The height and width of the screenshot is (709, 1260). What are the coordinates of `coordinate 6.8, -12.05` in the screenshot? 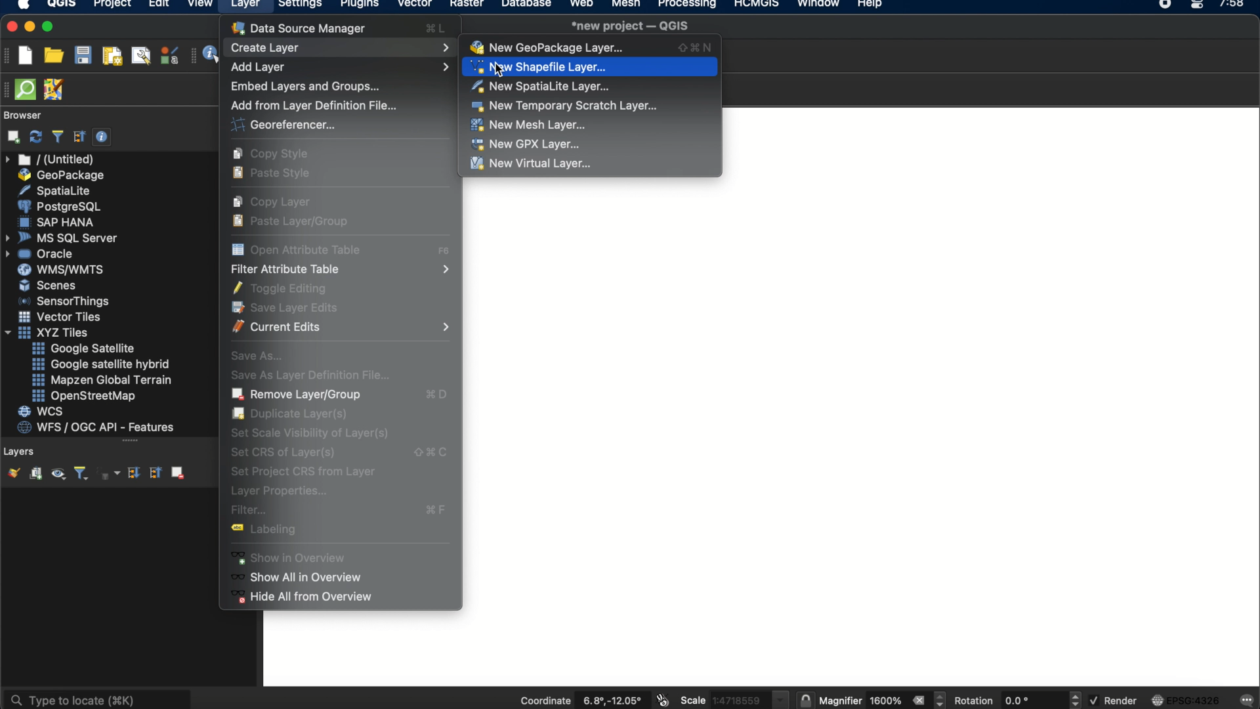 It's located at (580, 699).